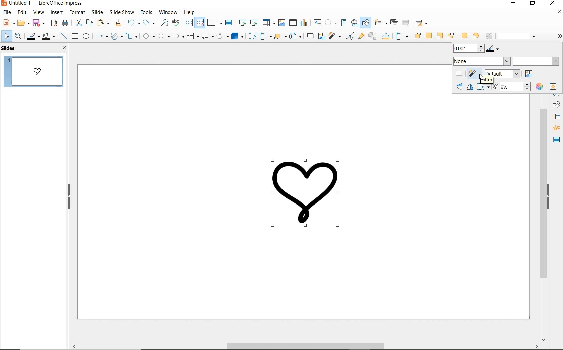  Describe the element at coordinates (529, 73) in the screenshot. I see `crop image` at that location.